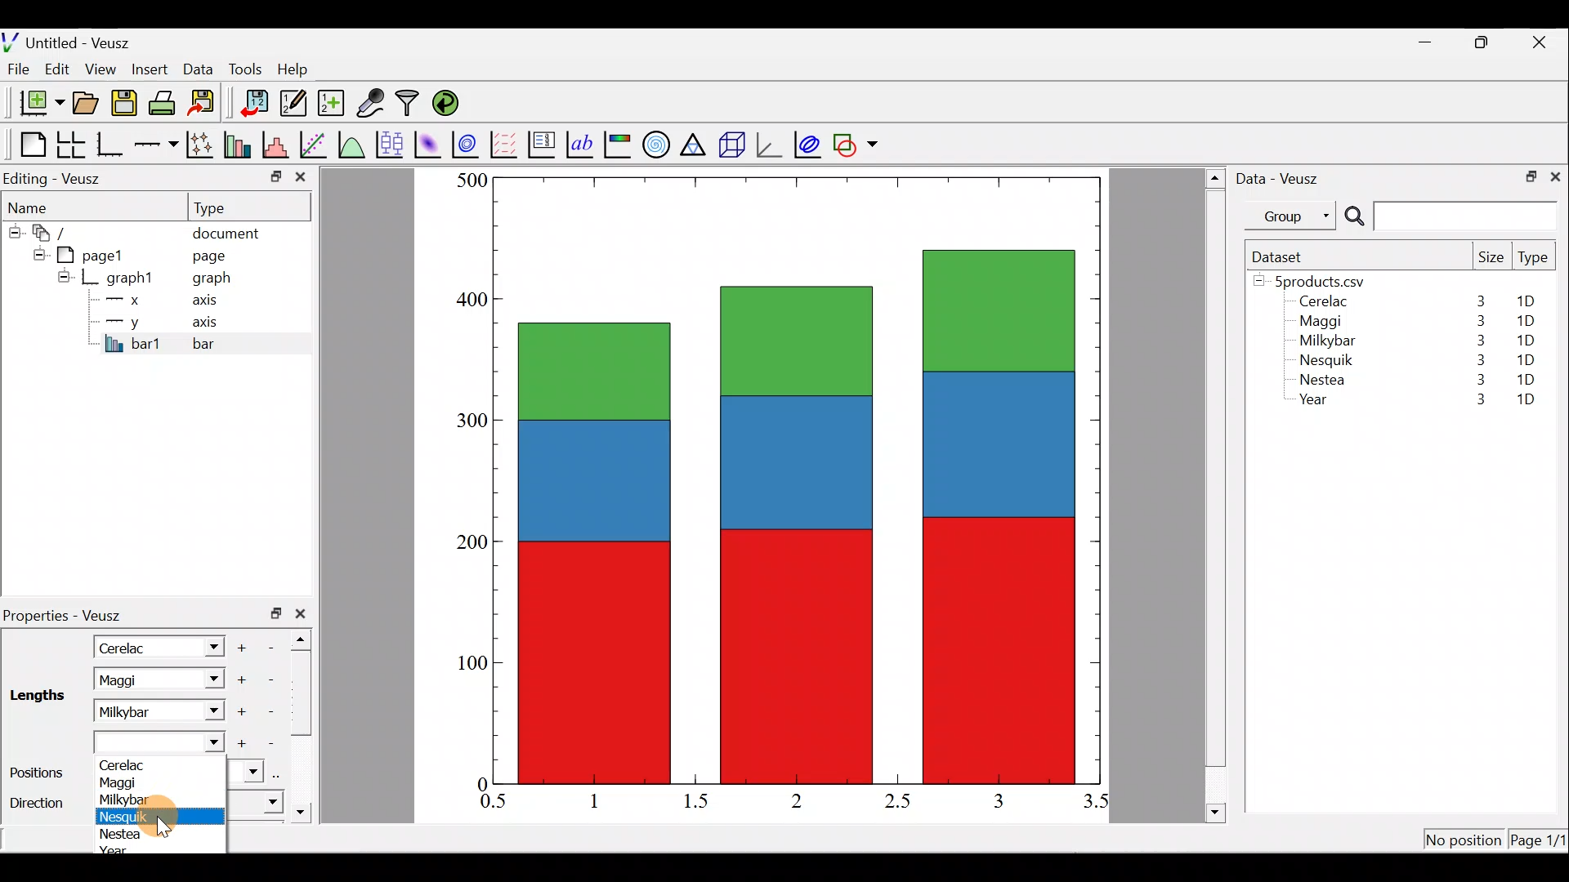  What do you see at coordinates (111, 145) in the screenshot?
I see `Base graph` at bounding box center [111, 145].